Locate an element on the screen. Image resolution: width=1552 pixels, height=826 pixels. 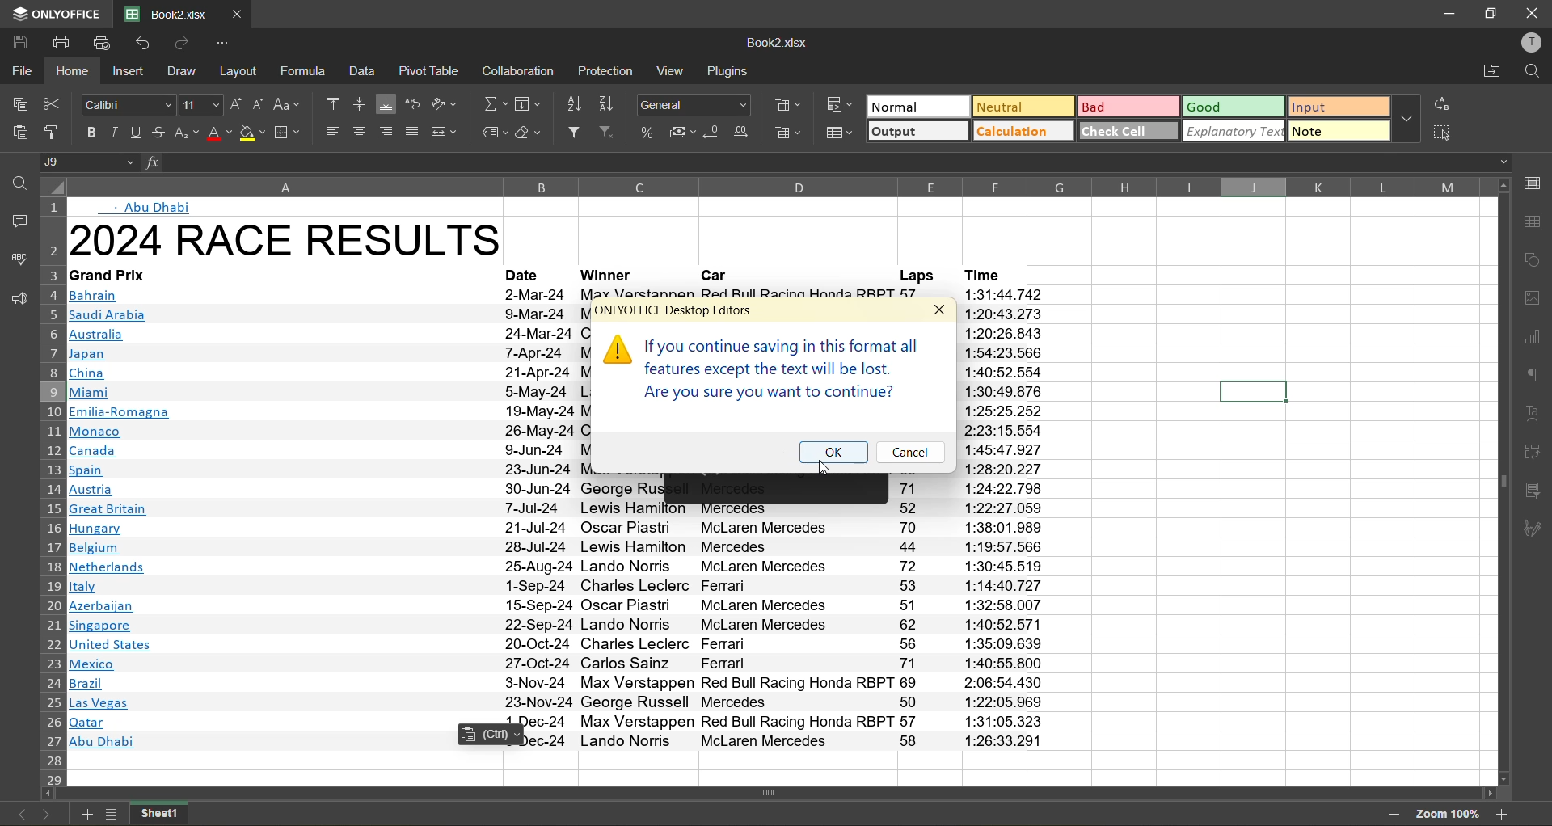
paste is located at coordinates (19, 133).